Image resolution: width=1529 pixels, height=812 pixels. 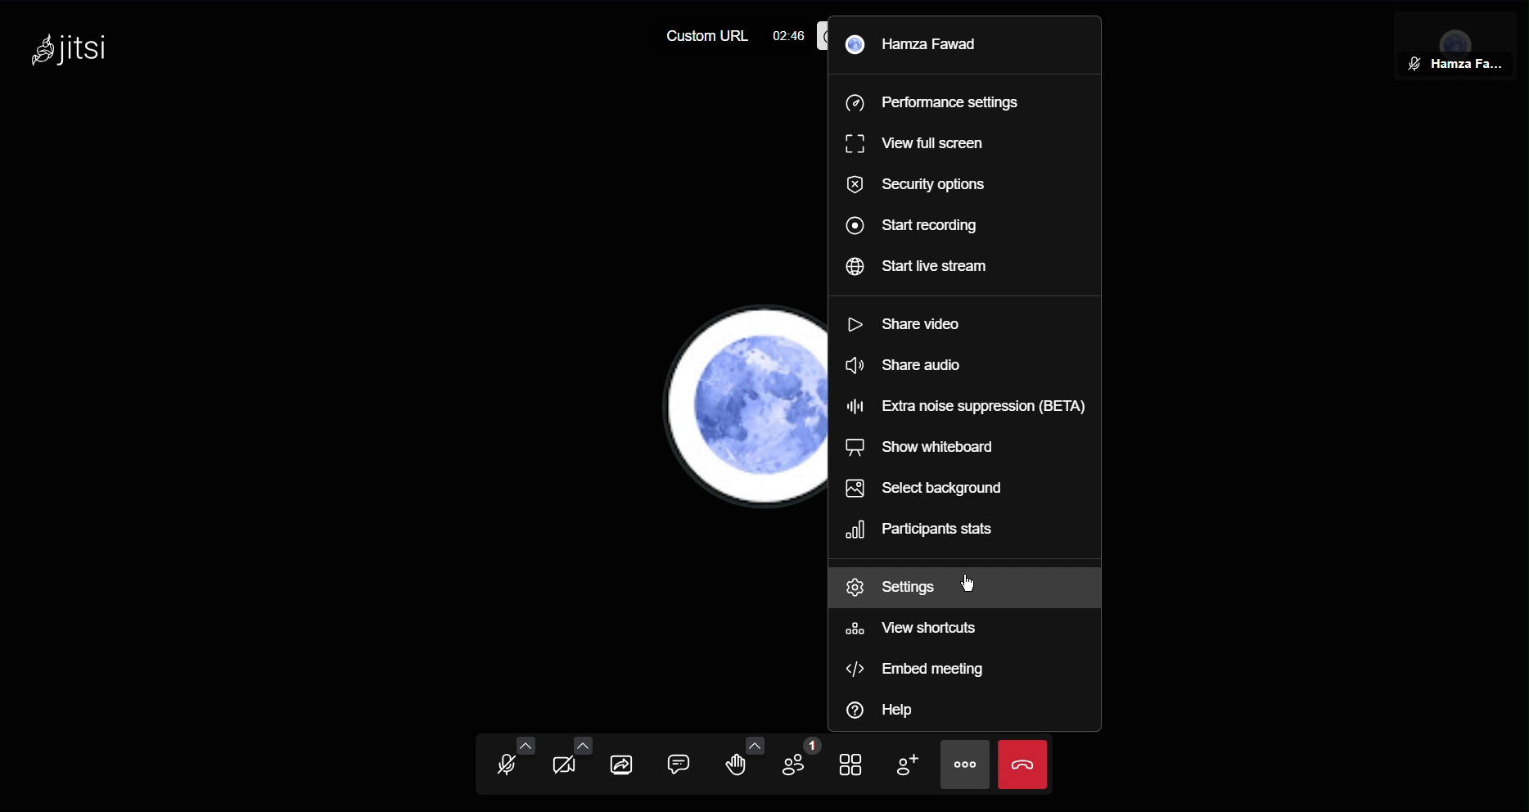 I want to click on Start recording, so click(x=914, y=226).